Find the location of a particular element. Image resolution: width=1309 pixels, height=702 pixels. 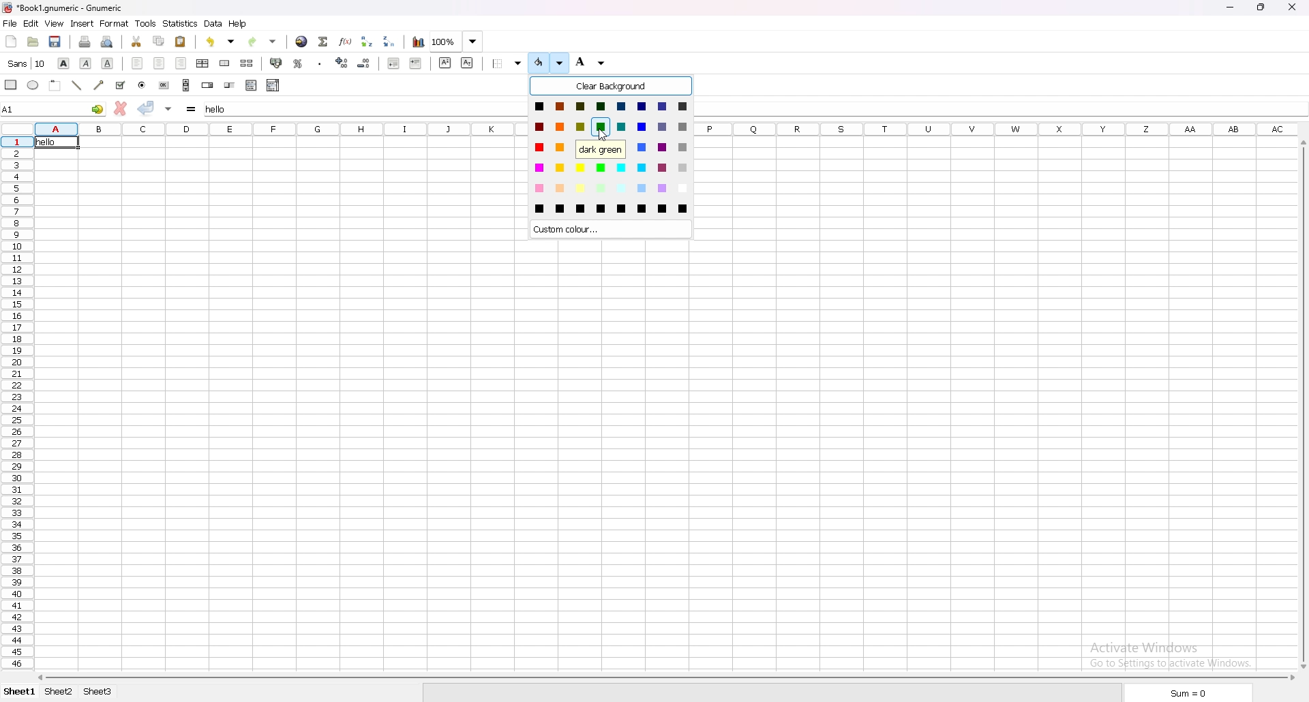

ellipse is located at coordinates (33, 85).